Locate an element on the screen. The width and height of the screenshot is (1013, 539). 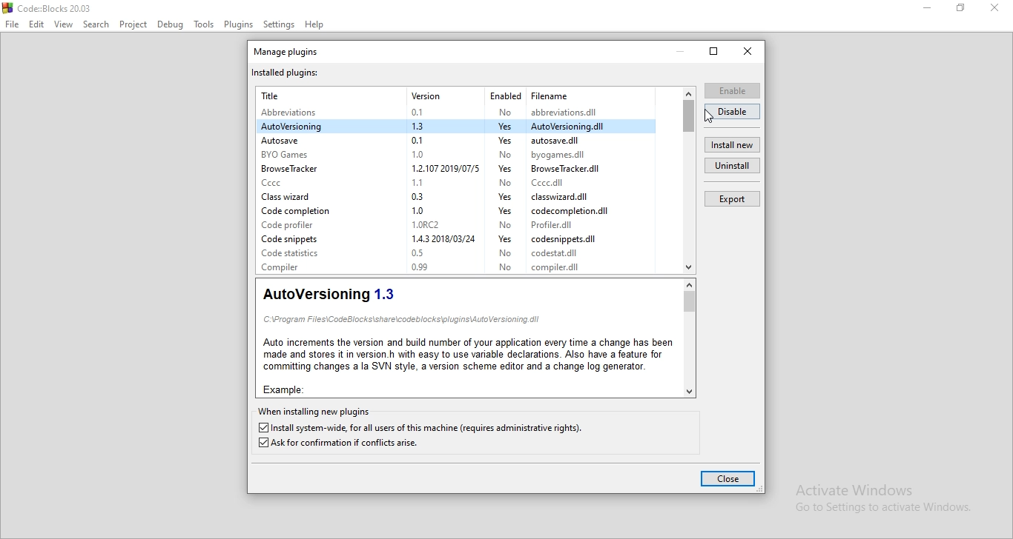
Example: is located at coordinates (288, 386).